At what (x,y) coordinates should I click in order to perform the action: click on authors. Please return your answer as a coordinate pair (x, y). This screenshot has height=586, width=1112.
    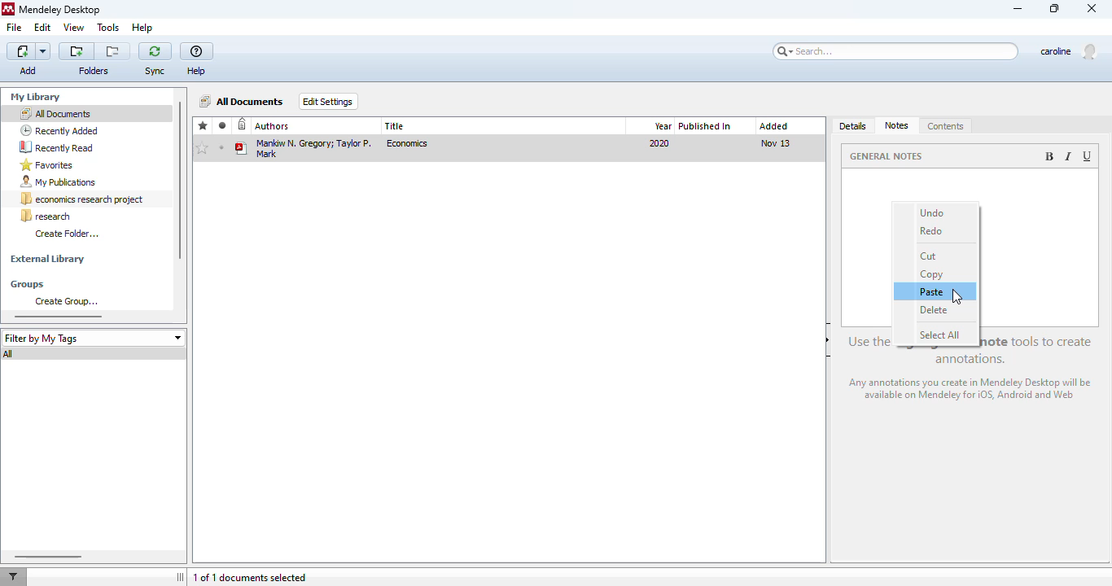
    Looking at the image, I should click on (273, 126).